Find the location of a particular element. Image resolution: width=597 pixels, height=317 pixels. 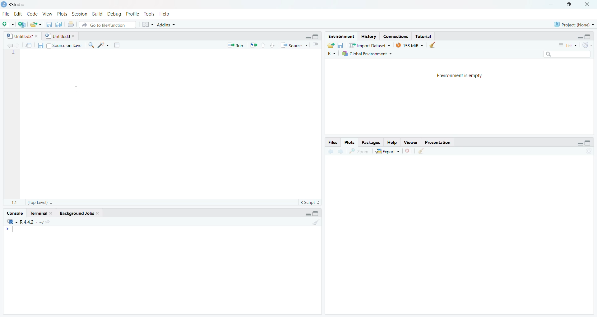

Untitled is located at coordinates (61, 35).